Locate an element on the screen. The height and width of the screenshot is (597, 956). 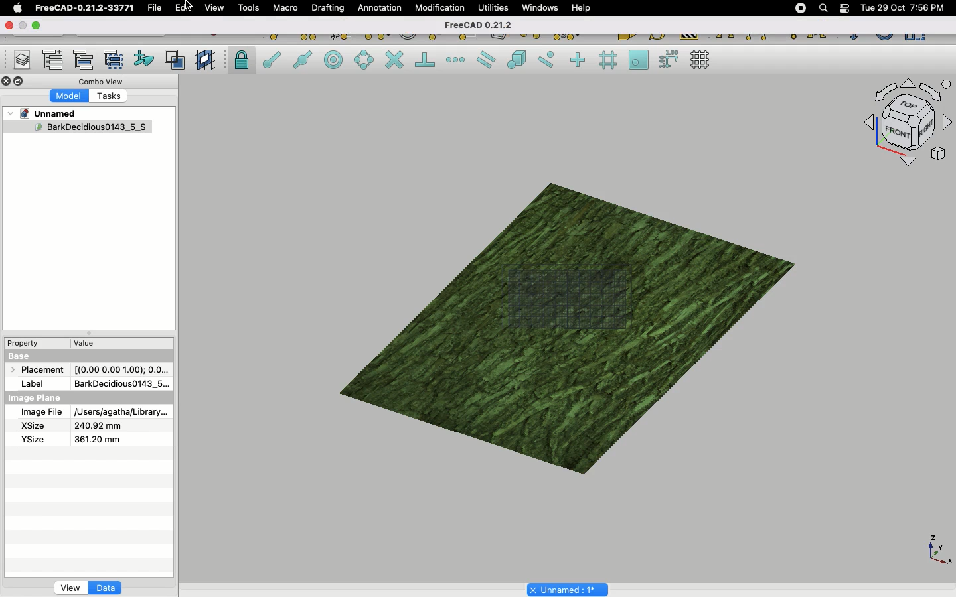
Macro is located at coordinates (286, 8).